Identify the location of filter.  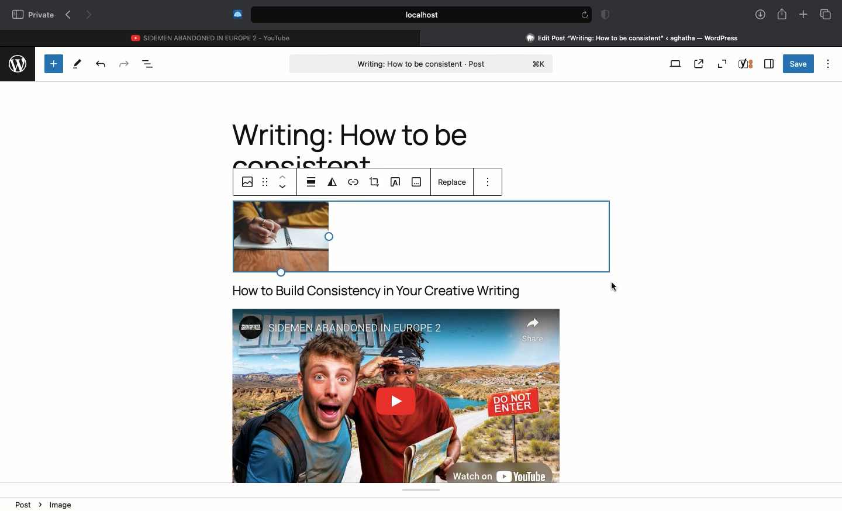
(332, 181).